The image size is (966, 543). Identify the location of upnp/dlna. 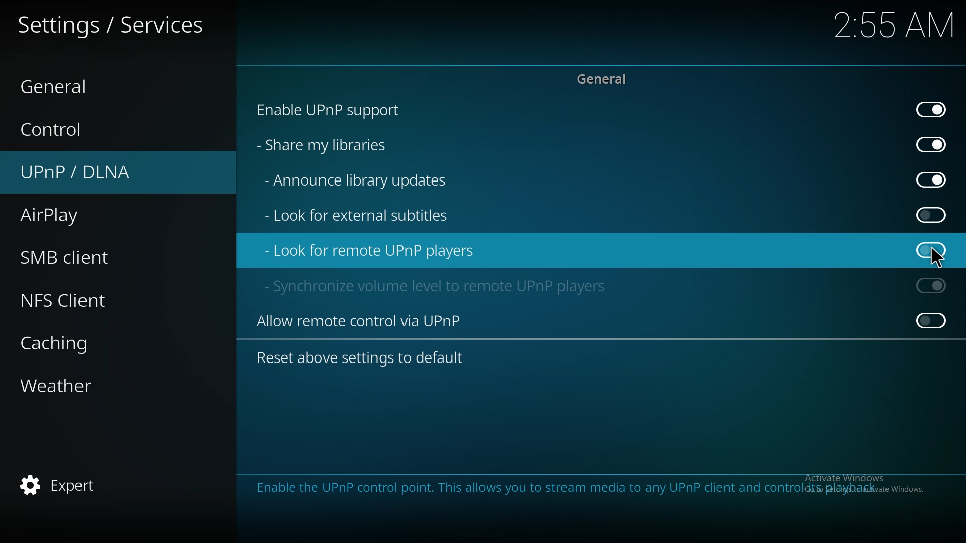
(94, 172).